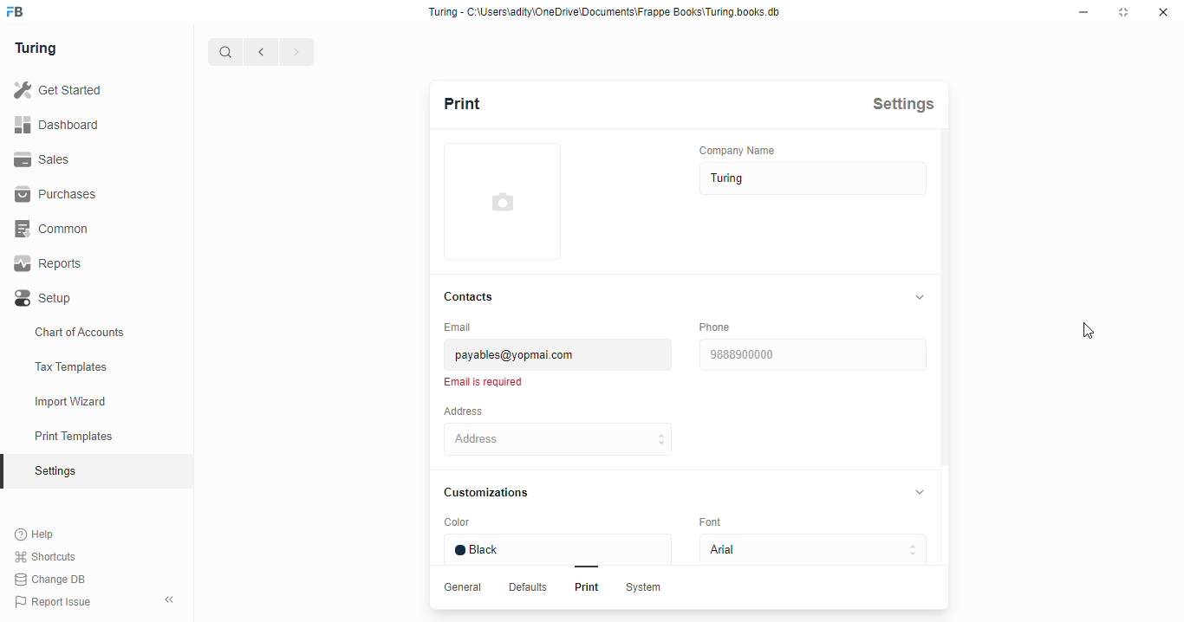  Describe the element at coordinates (226, 52) in the screenshot. I see `search` at that location.